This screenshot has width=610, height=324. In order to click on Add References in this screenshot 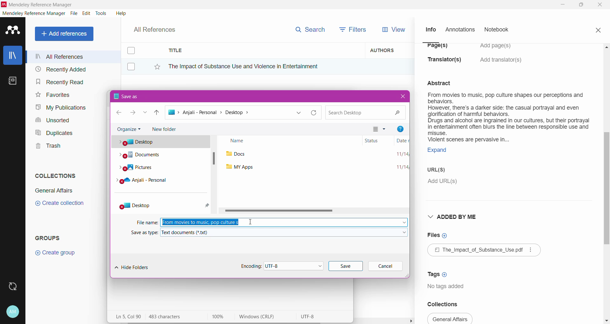, I will do `click(65, 34)`.